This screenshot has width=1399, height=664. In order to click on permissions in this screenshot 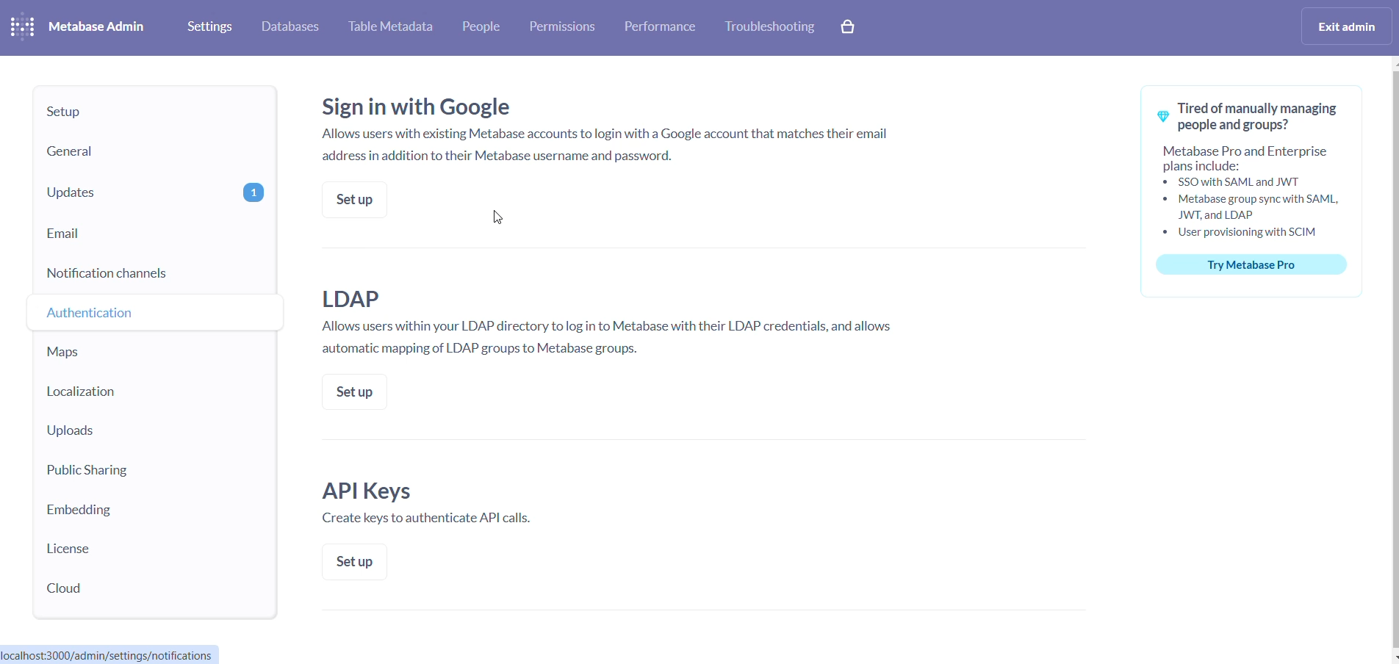, I will do `click(564, 25)`.